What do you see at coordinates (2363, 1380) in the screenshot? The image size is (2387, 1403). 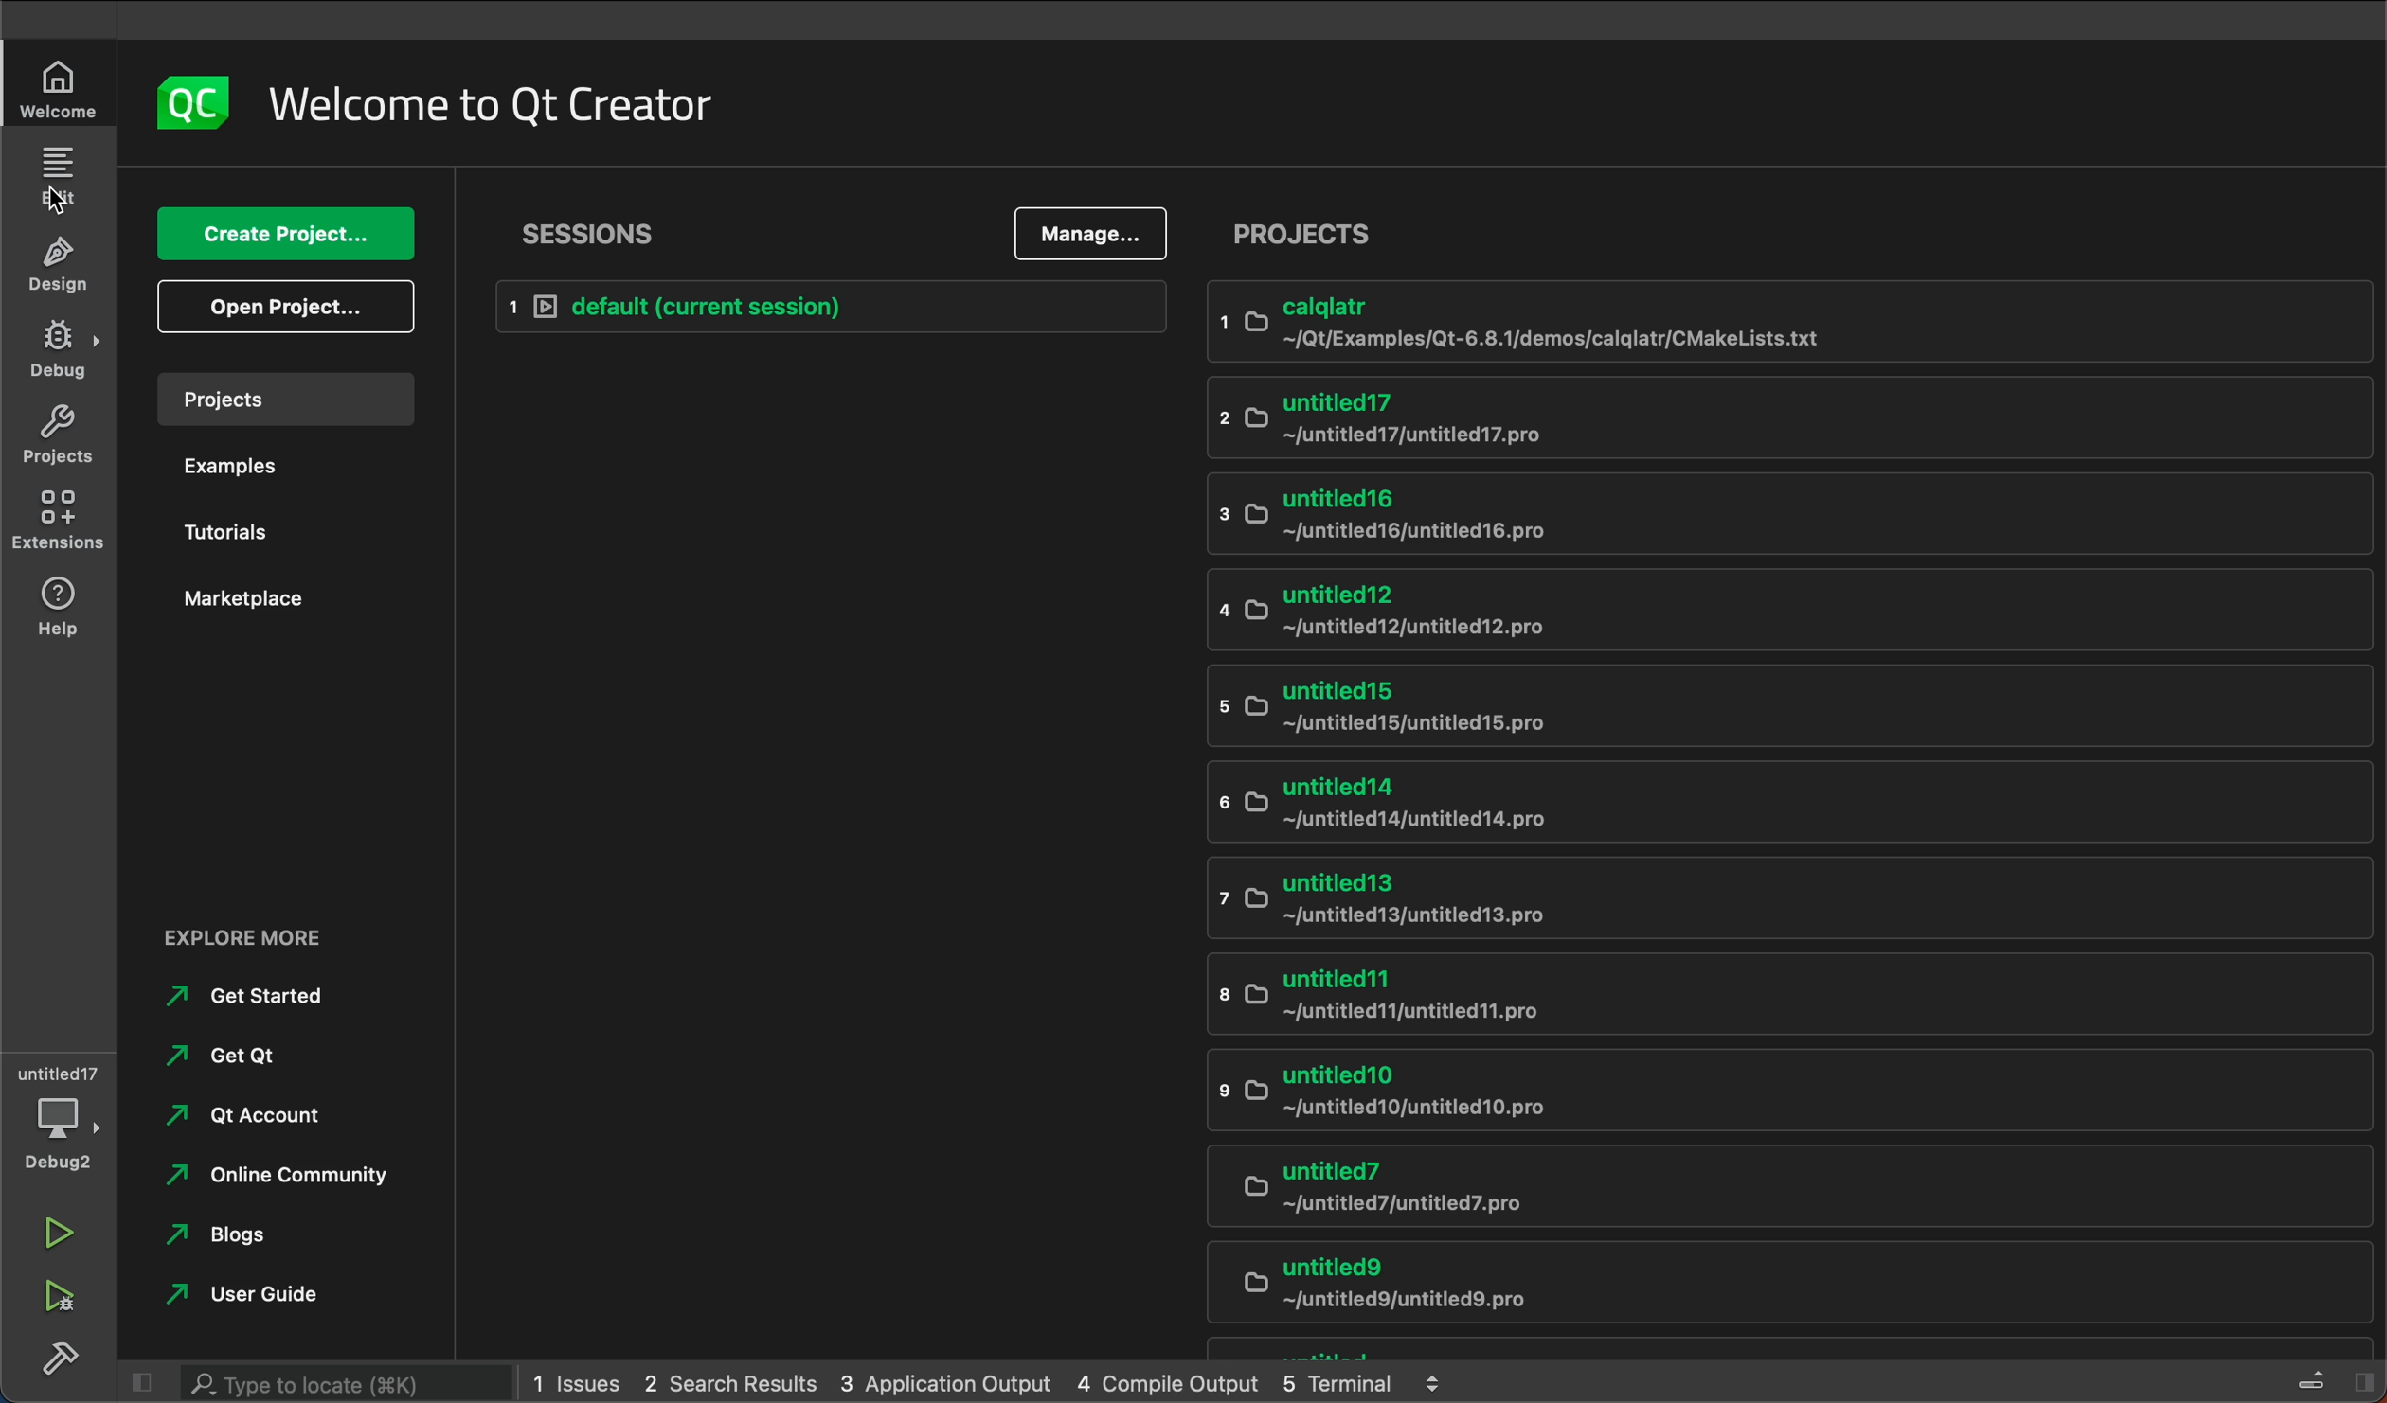 I see `show right sidebar` at bounding box center [2363, 1380].